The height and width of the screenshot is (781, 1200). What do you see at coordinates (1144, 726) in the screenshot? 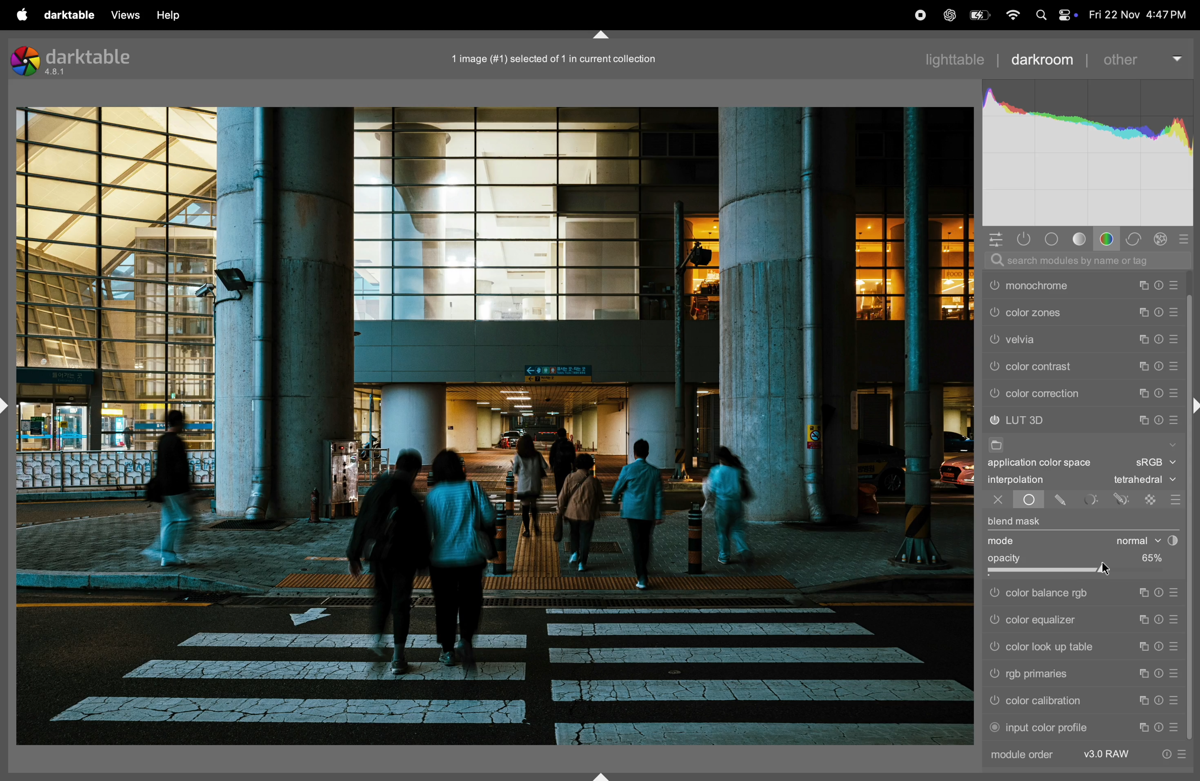
I see `multiple instance actions` at bounding box center [1144, 726].